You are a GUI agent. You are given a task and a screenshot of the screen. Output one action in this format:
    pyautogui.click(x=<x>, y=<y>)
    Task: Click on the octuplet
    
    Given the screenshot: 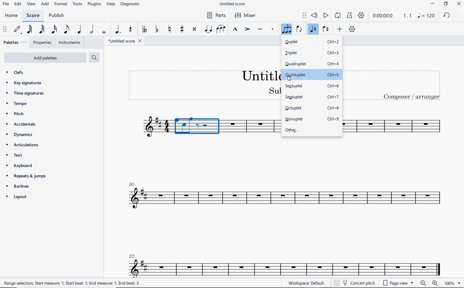 What is the action you would take?
    pyautogui.click(x=312, y=107)
    